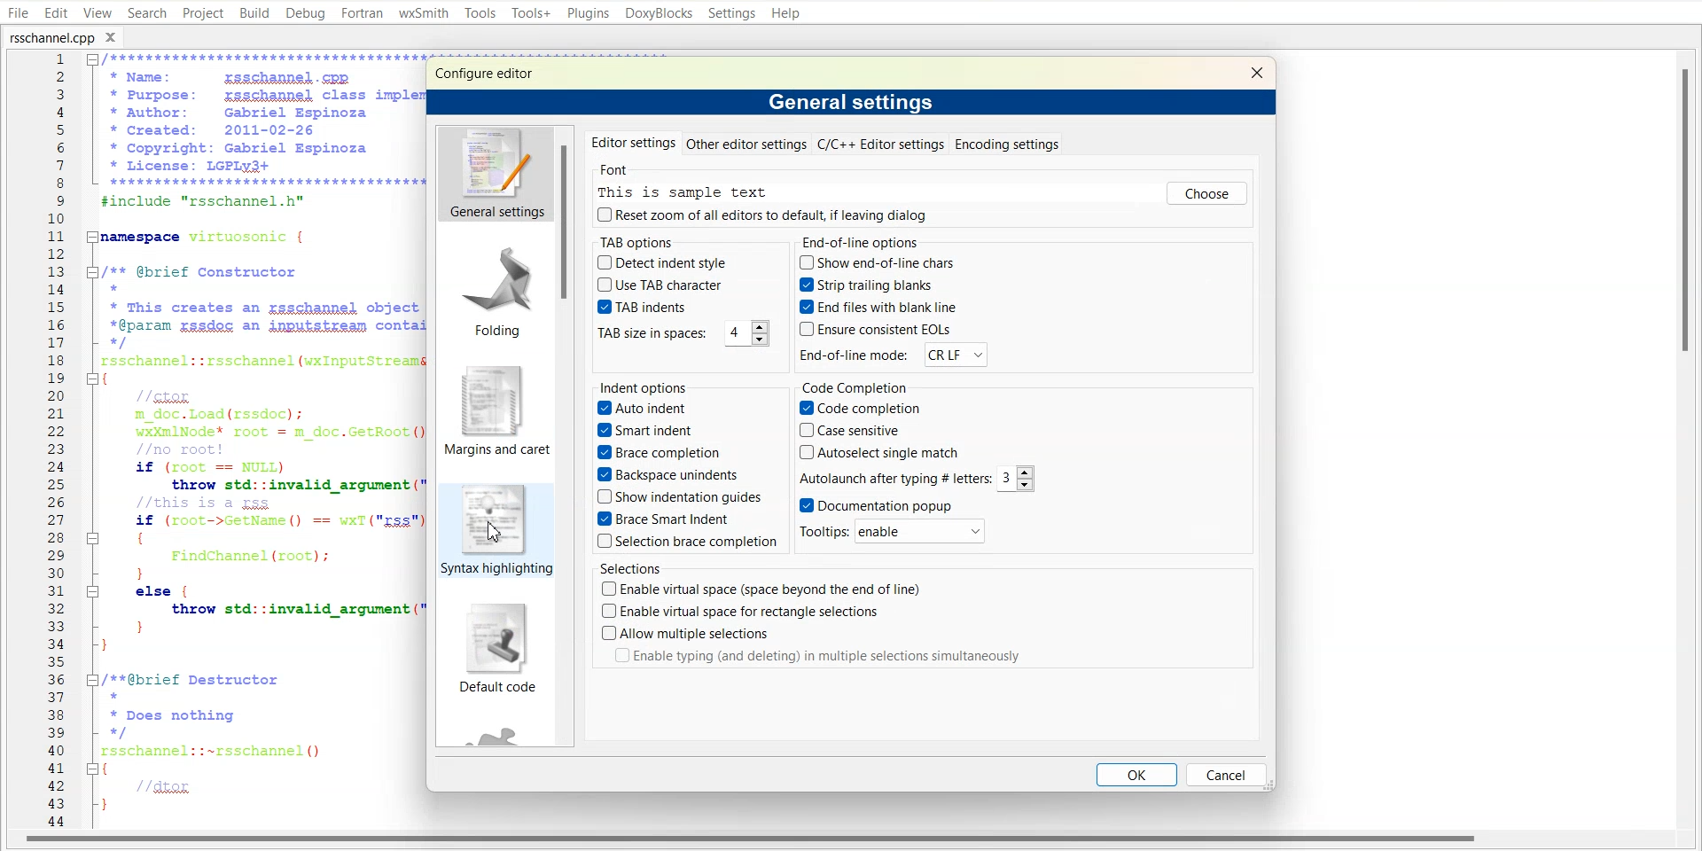 This screenshot has height=851, width=1702. I want to click on Plugins, so click(587, 12).